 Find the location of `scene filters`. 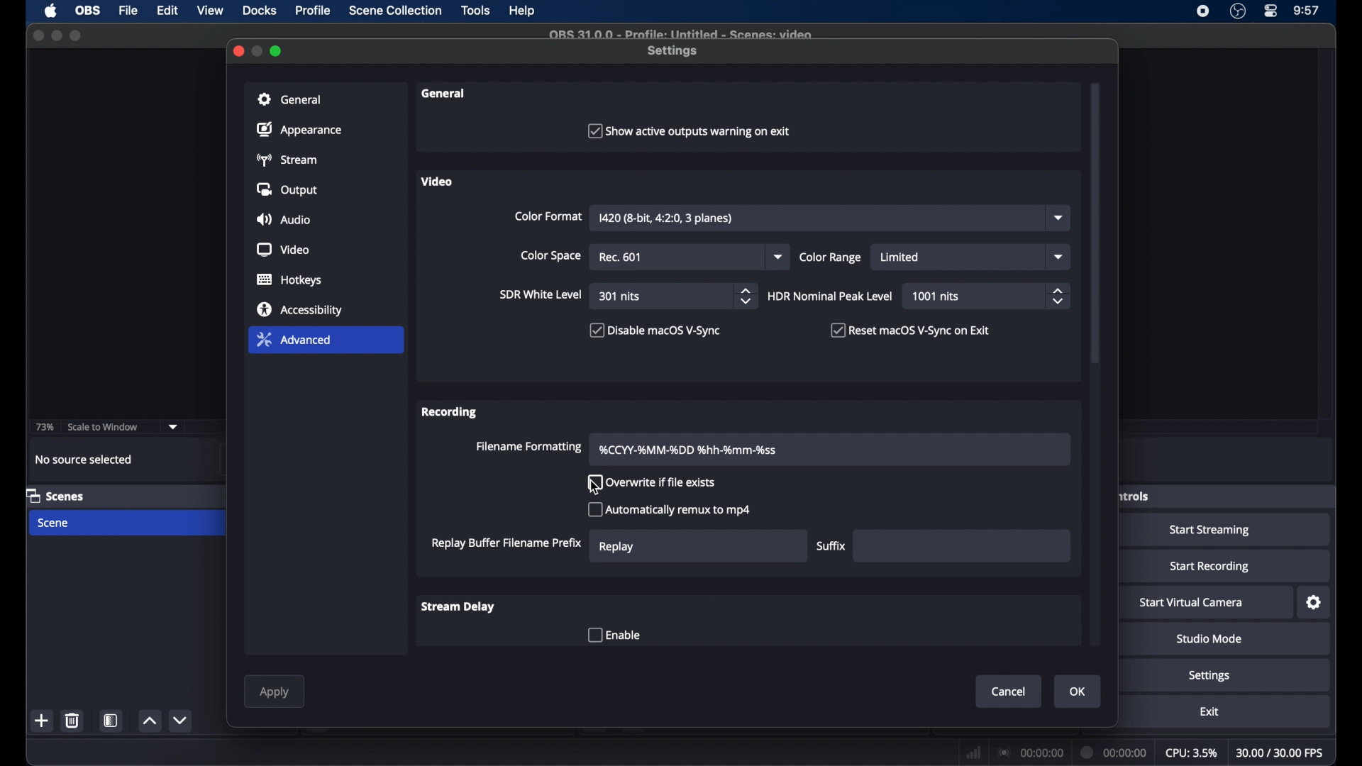

scene filters is located at coordinates (111, 720).